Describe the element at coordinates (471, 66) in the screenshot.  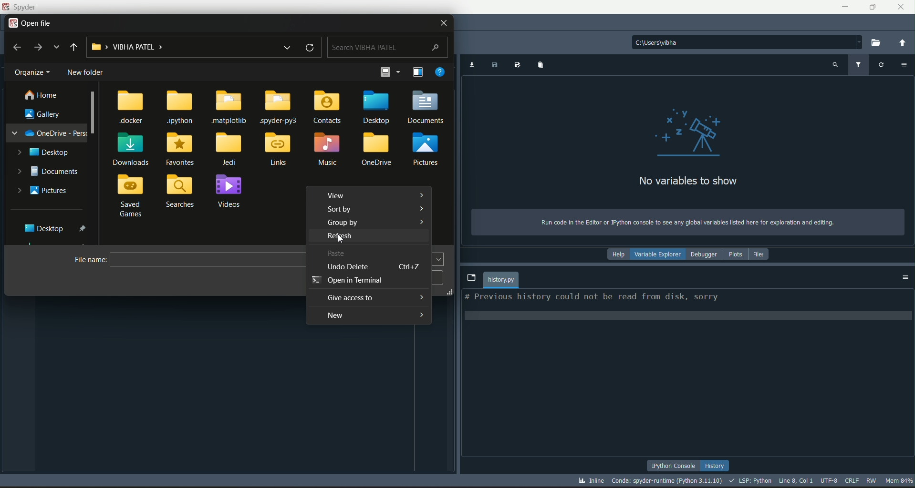
I see `import data` at that location.